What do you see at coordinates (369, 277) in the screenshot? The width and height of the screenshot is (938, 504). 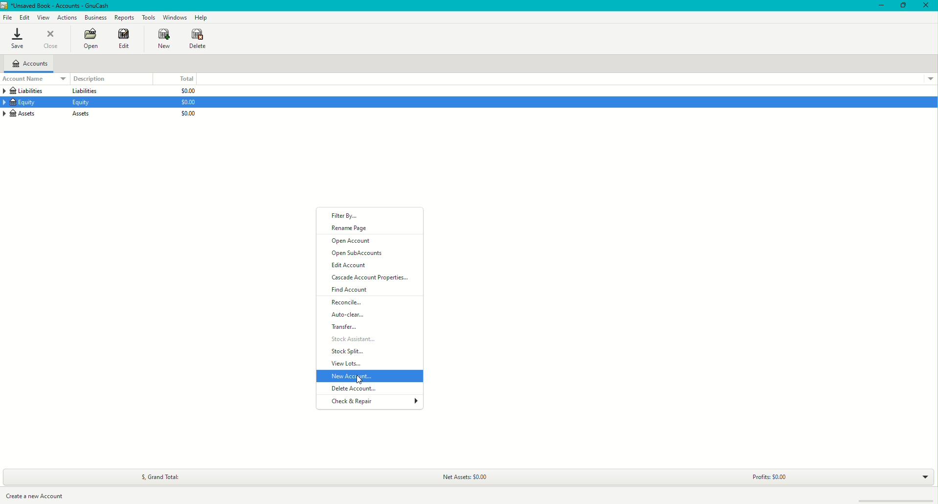 I see `Cascade Account Properties` at bounding box center [369, 277].